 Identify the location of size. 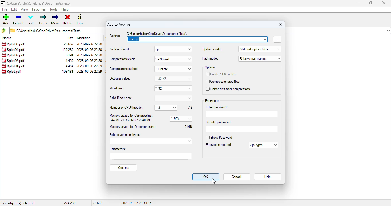
(69, 60).